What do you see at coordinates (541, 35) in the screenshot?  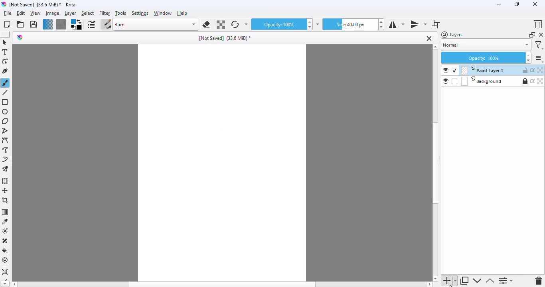 I see `close docker` at bounding box center [541, 35].